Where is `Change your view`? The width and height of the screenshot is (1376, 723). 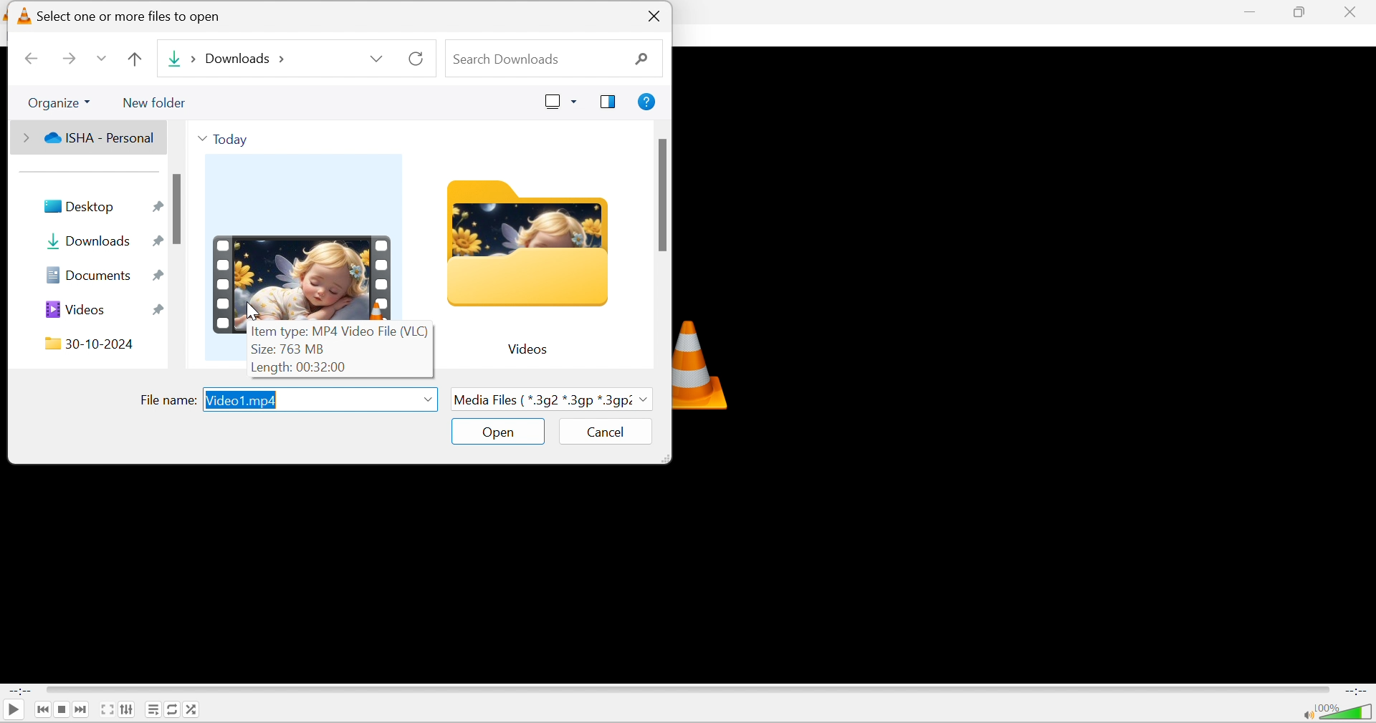 Change your view is located at coordinates (562, 102).